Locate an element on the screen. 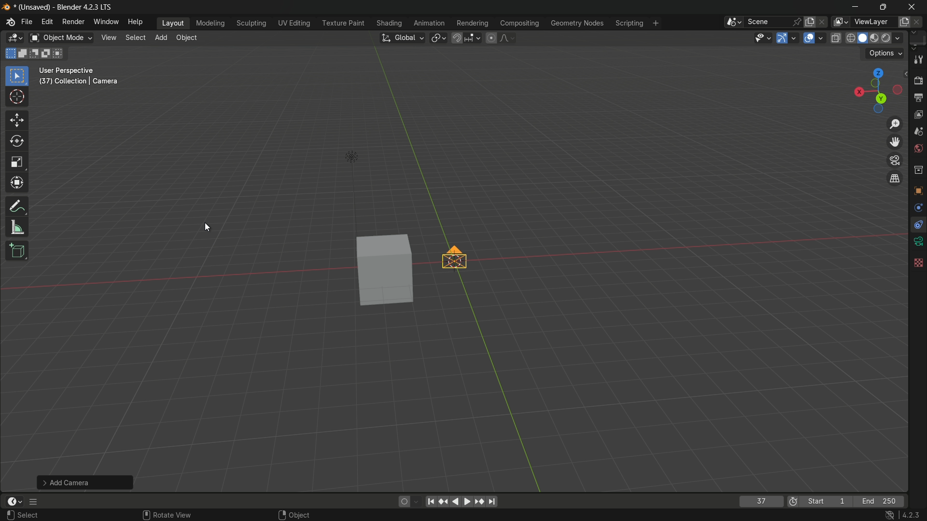 The height and width of the screenshot is (521, 927). shading menu is located at coordinates (389, 24).